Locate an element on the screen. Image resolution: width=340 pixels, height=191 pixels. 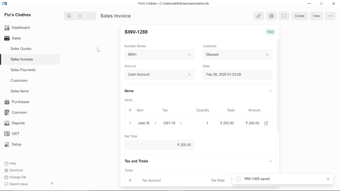
expand is located at coordinates (270, 90).